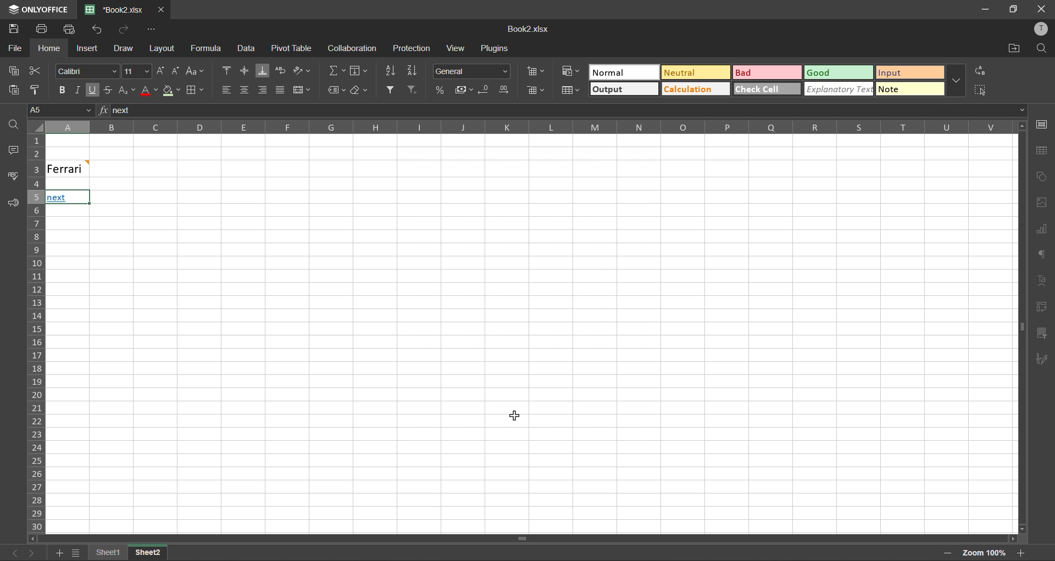 Image resolution: width=1055 pixels, height=561 pixels. Describe the element at coordinates (980, 69) in the screenshot. I see `replace` at that location.